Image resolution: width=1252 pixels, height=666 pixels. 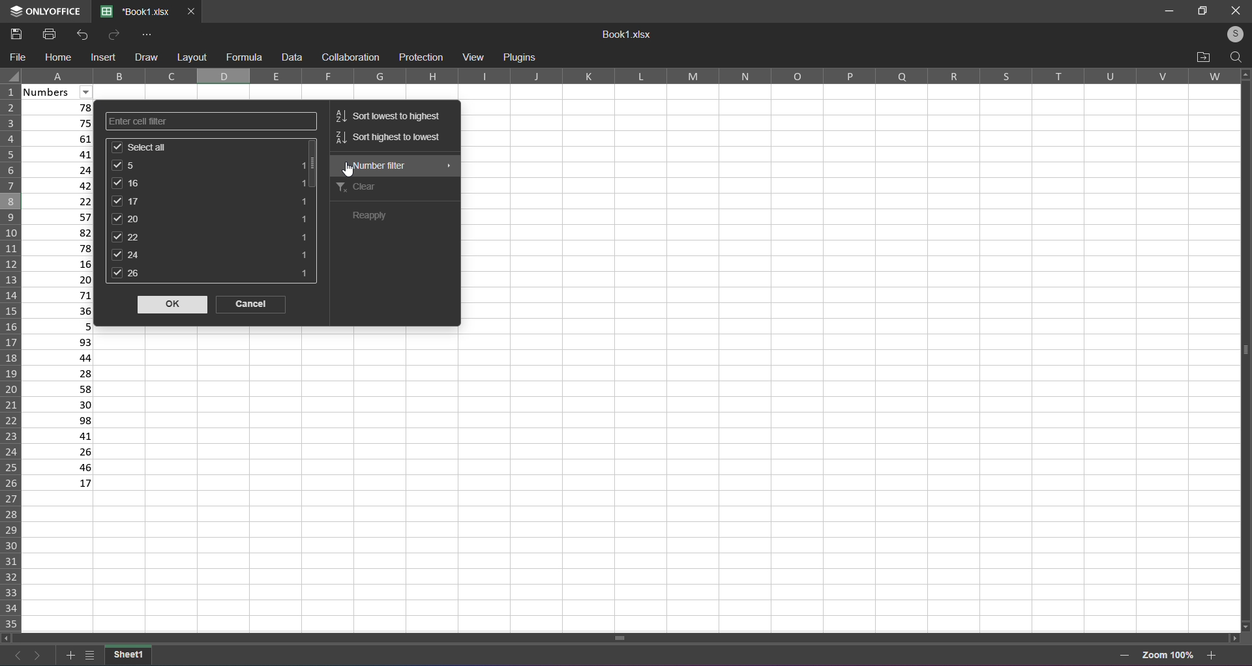 What do you see at coordinates (105, 58) in the screenshot?
I see `insert` at bounding box center [105, 58].